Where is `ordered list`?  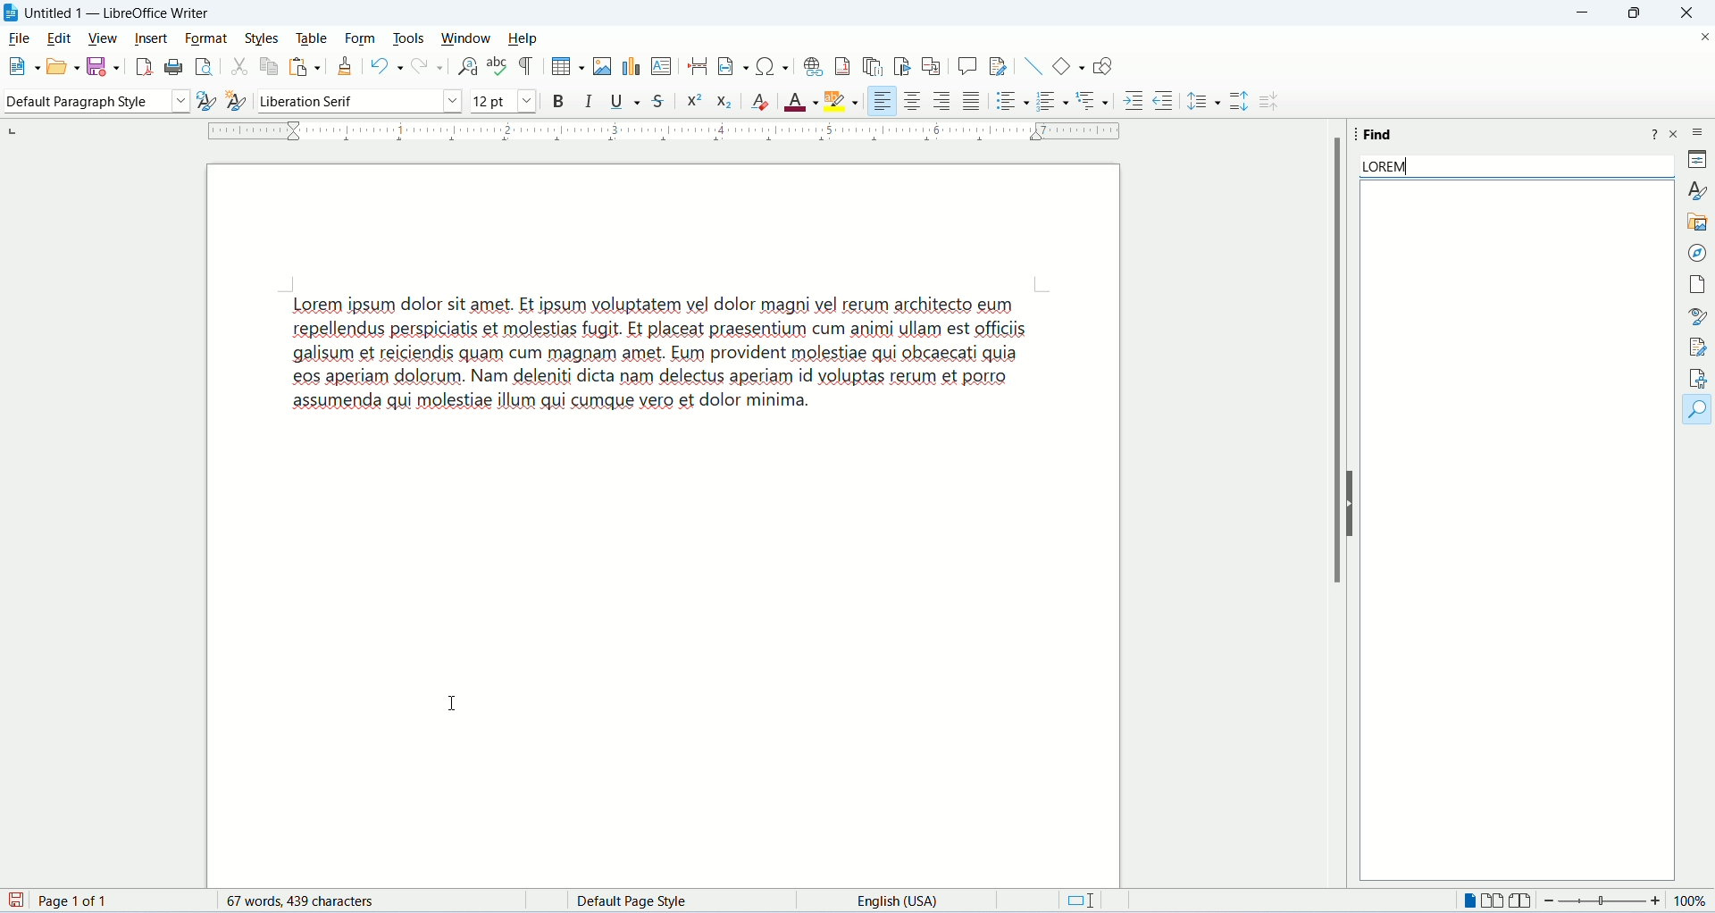 ordered list is located at coordinates (1054, 102).